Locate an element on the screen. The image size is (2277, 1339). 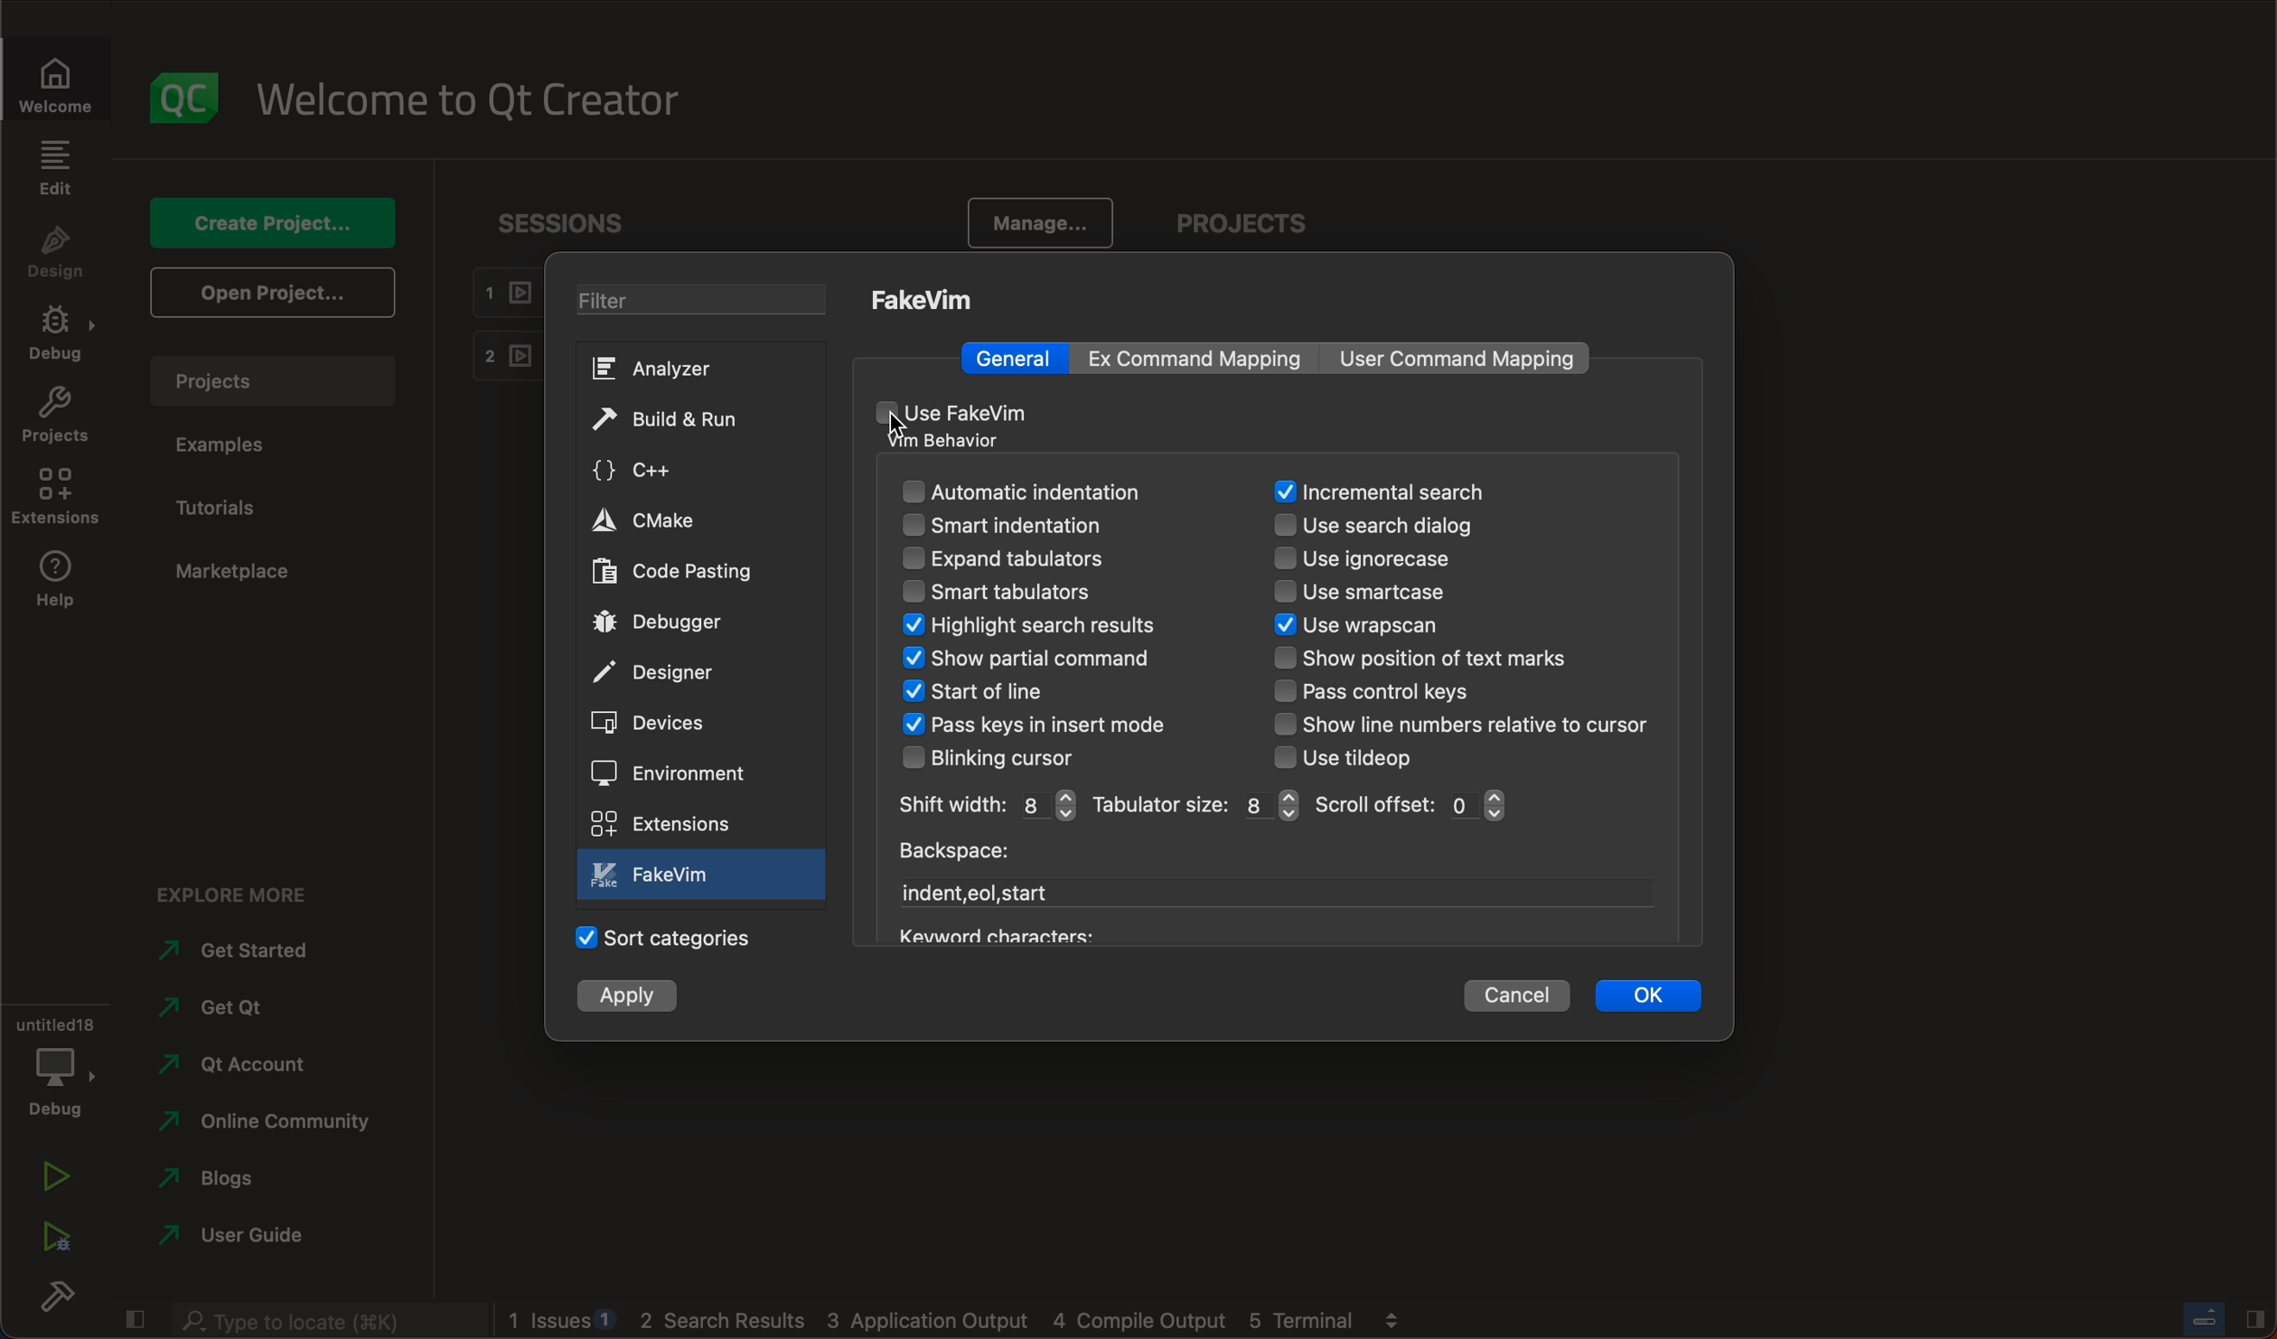
line number is located at coordinates (1464, 724).